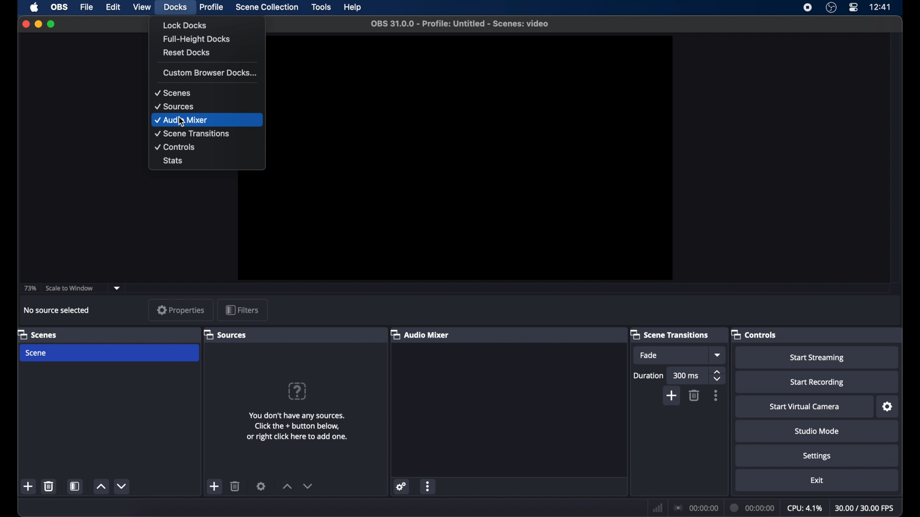  I want to click on dropdown, so click(718, 355).